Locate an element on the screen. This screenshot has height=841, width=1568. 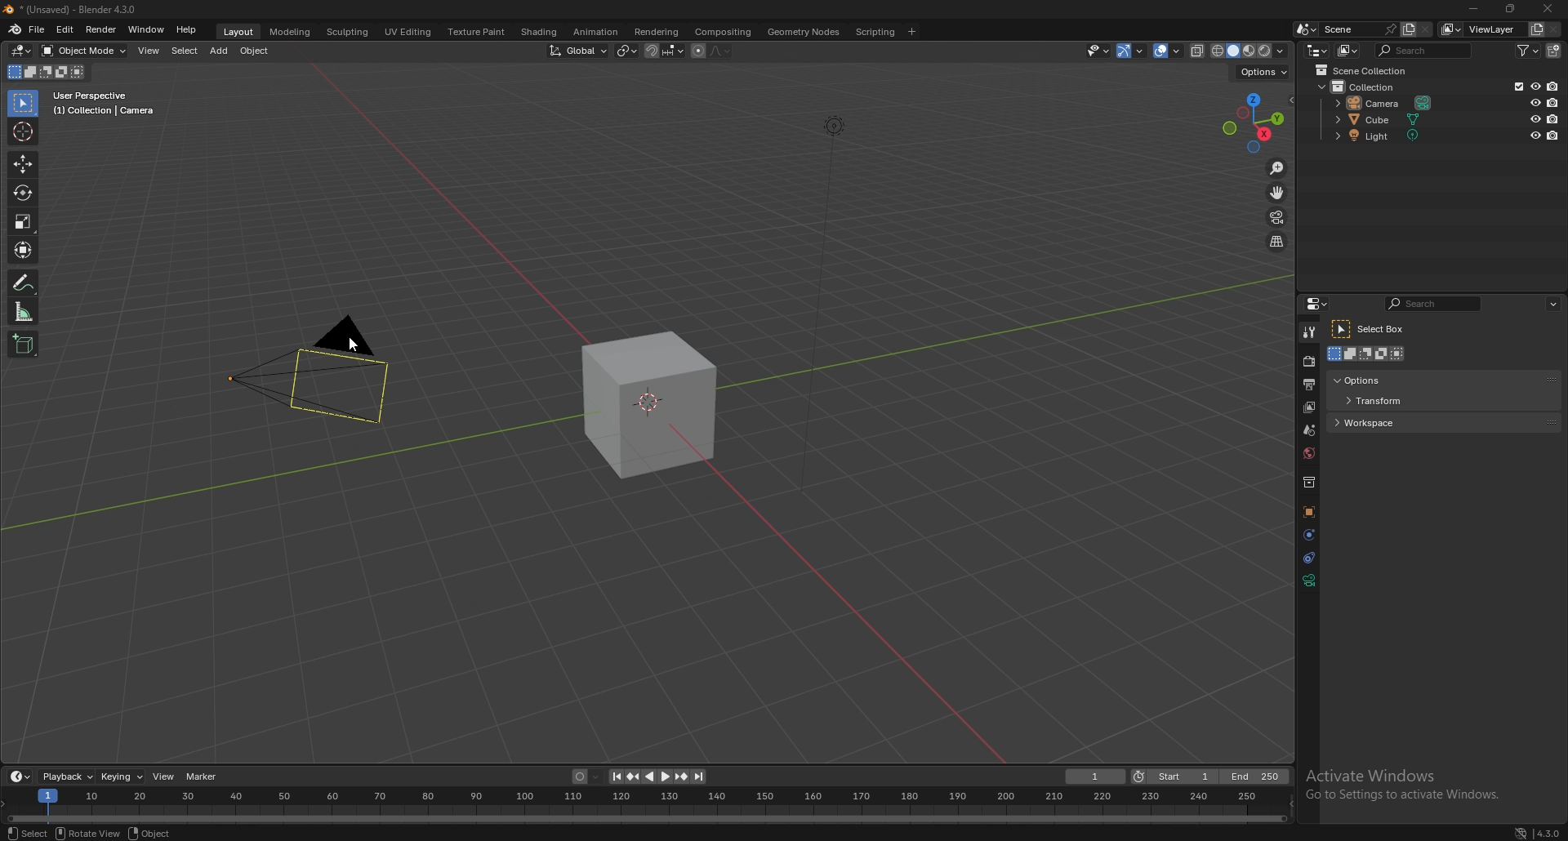
tool is located at coordinates (1309, 332).